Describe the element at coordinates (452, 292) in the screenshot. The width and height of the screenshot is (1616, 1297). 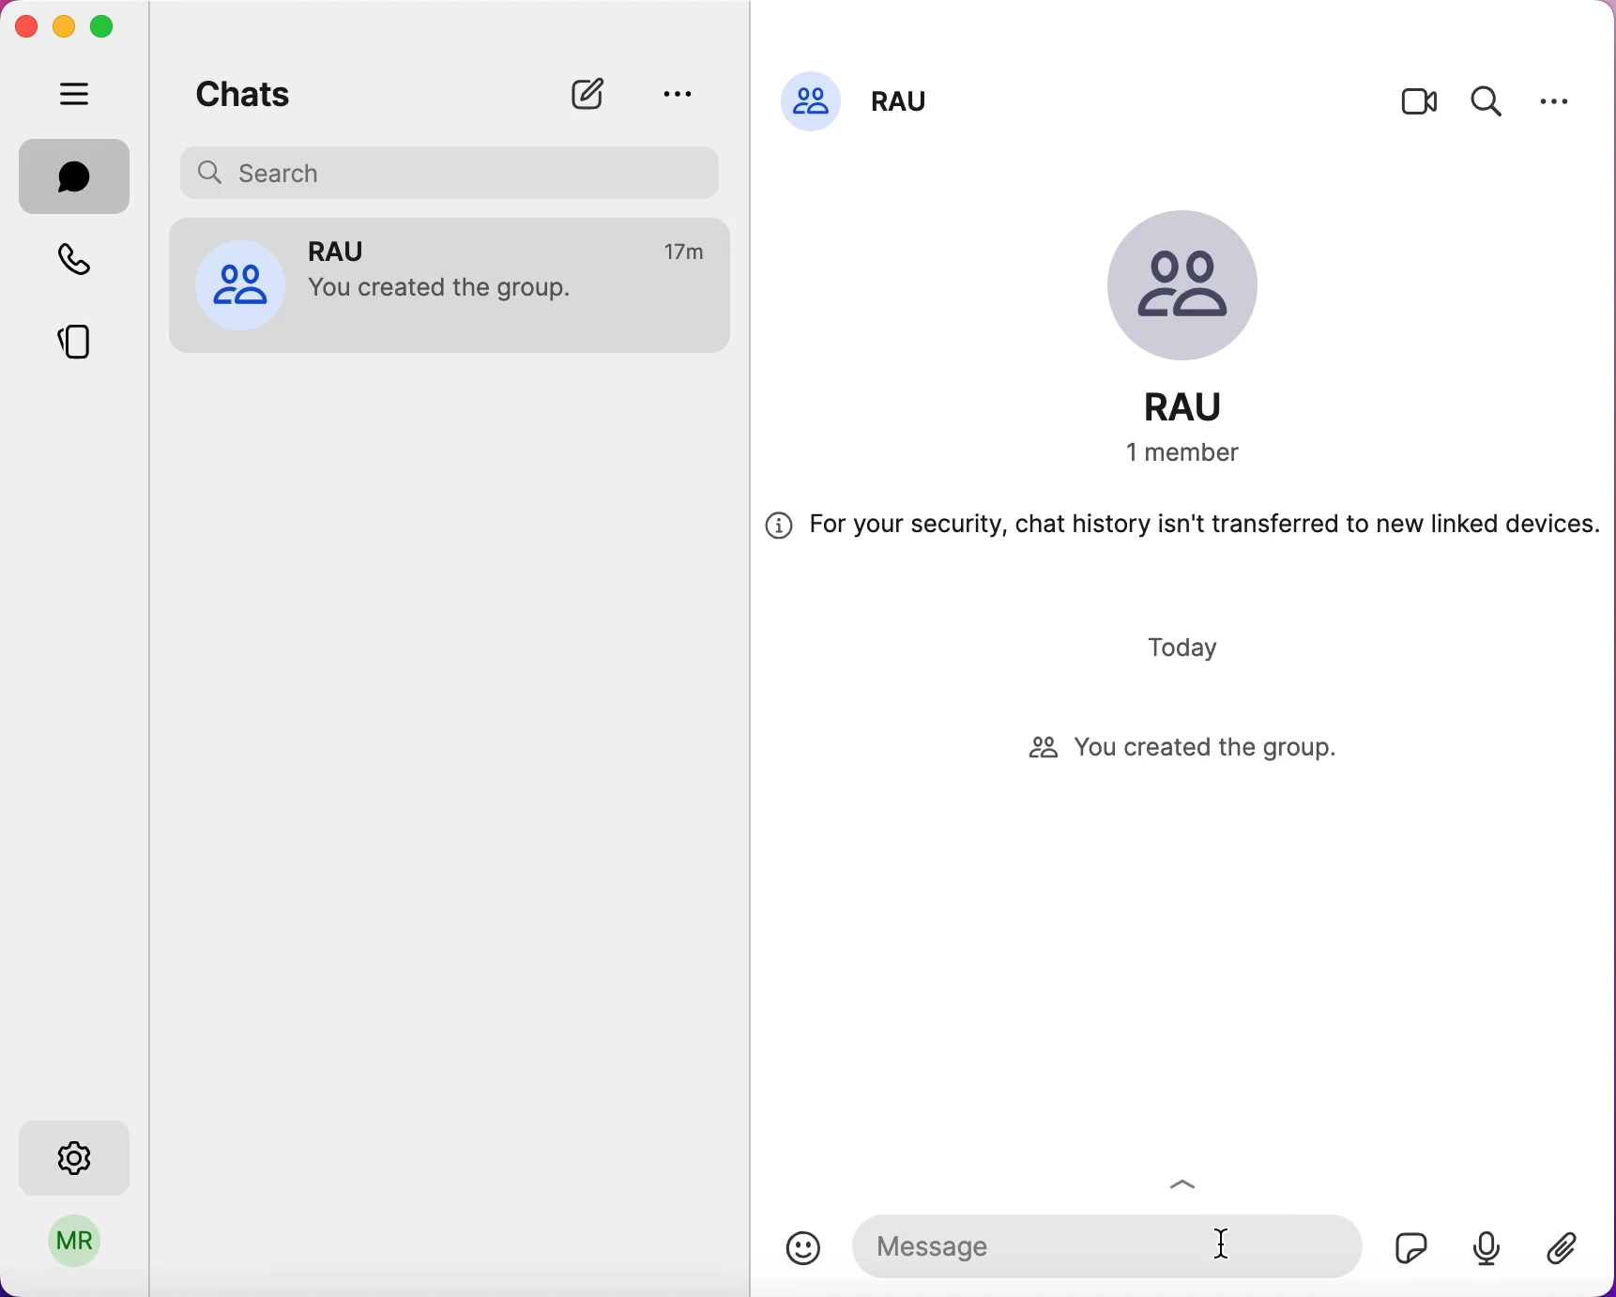
I see `You created the group.` at that location.